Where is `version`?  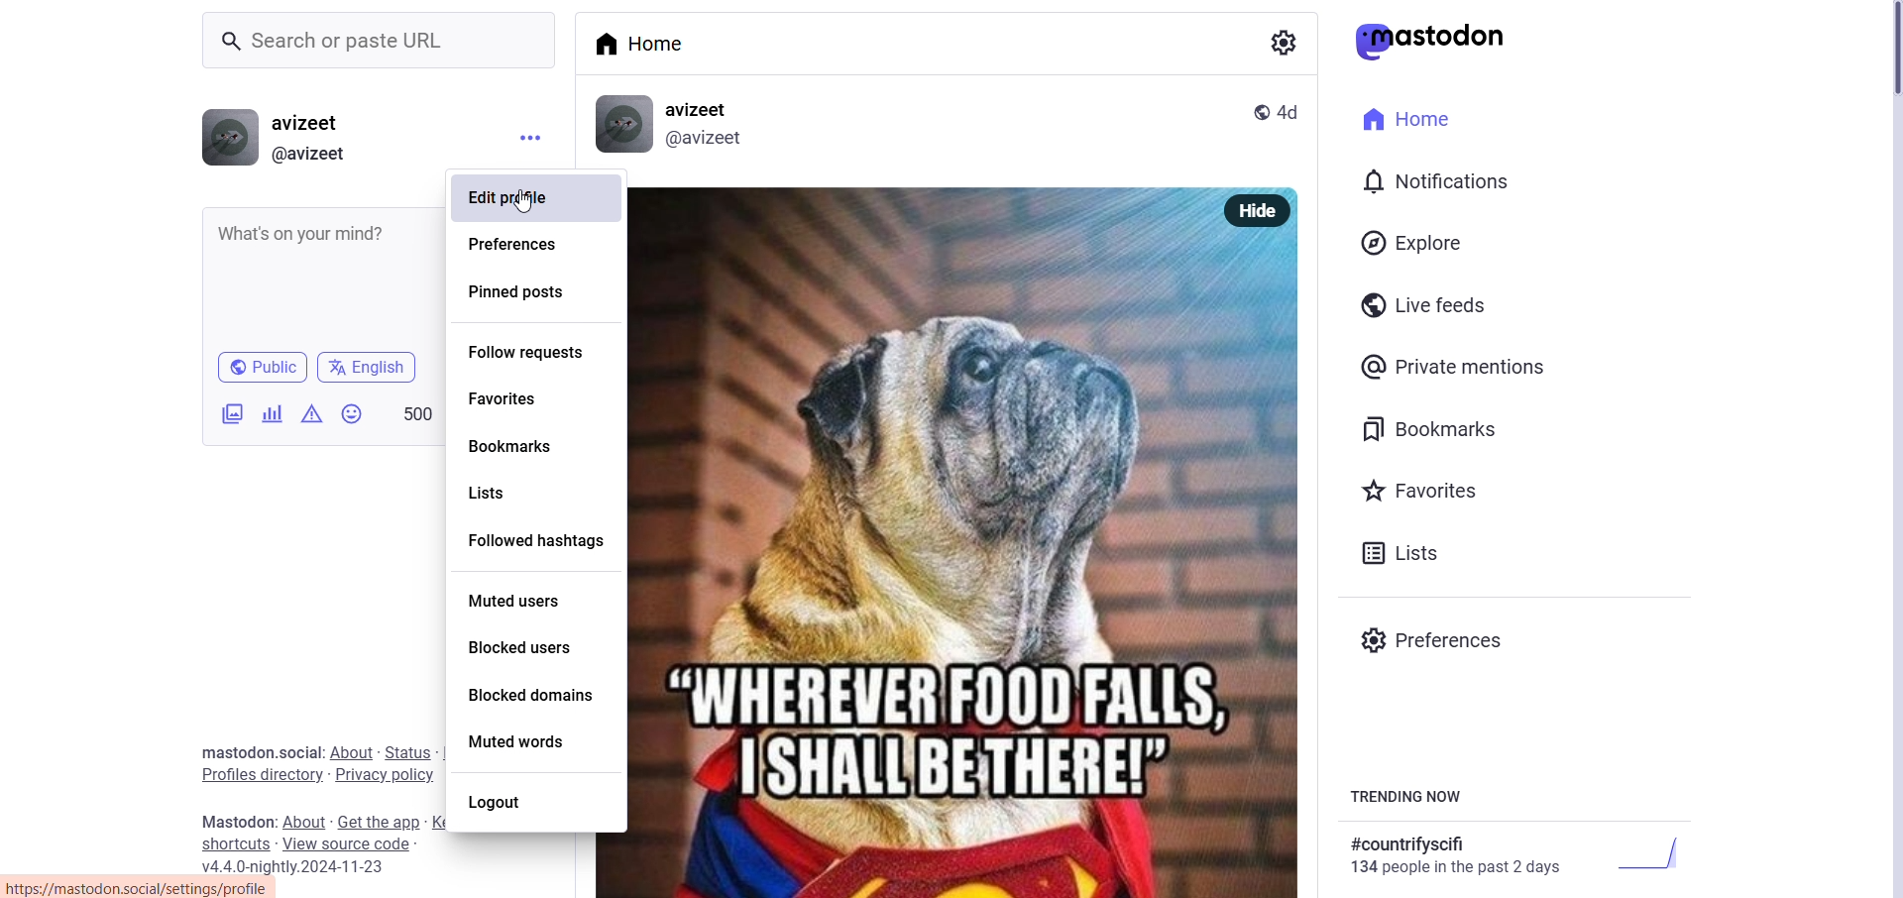 version is located at coordinates (305, 867).